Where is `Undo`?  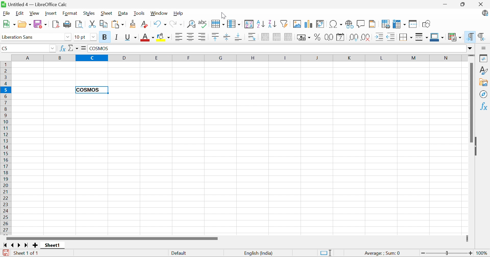
Undo is located at coordinates (160, 24).